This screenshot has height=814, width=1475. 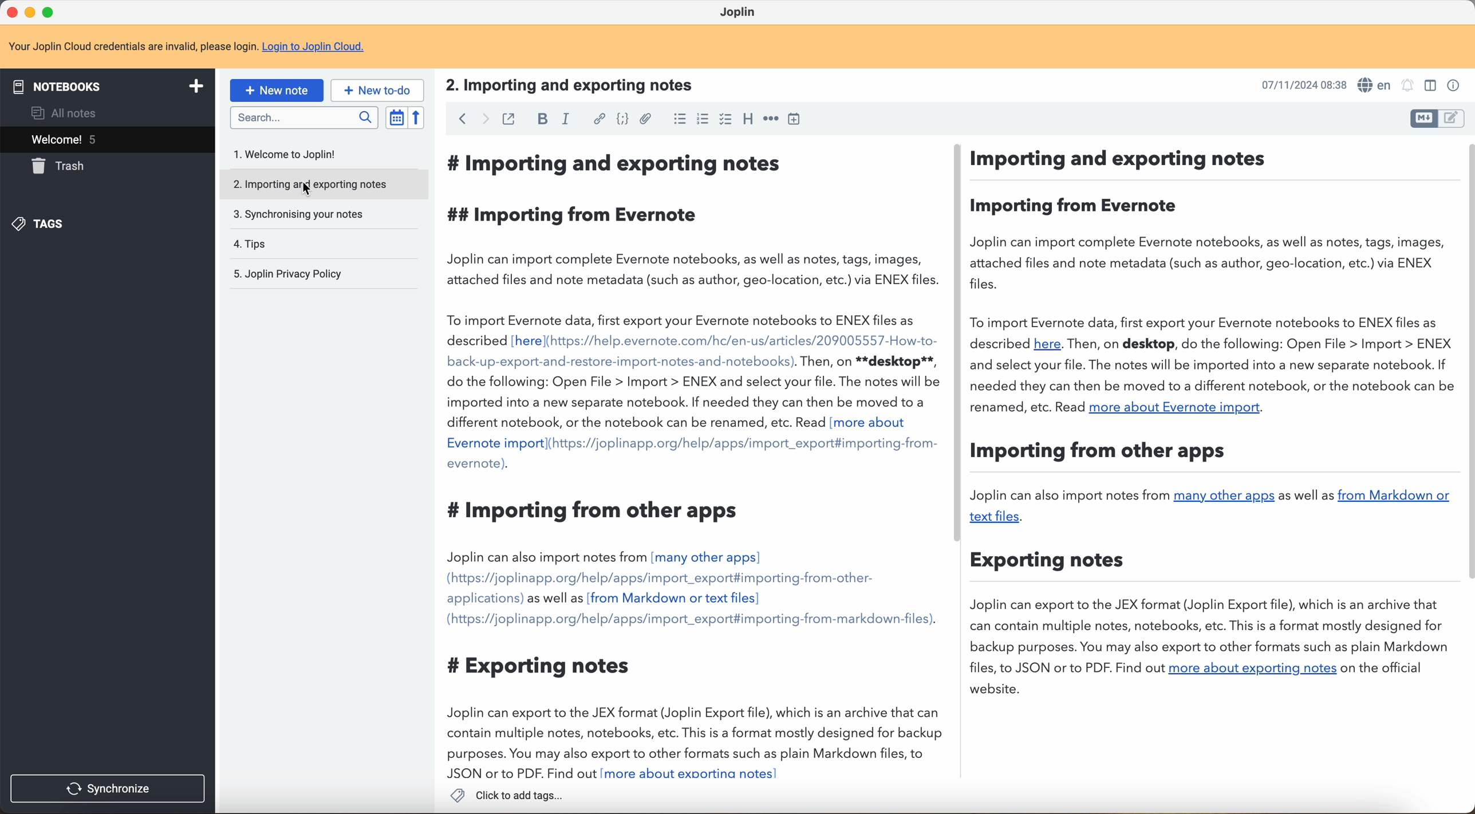 I want to click on Importing and exporting note Joplin can important complete Evernote notebooks, as well as notes, tags, images, attached files and note metadata (such as as author, geo-location, etc) vía ENEX files. To import Evernote data, first export your Evernote notebooks to ENEX files aside described (here)…., so click(x=1027, y=424).